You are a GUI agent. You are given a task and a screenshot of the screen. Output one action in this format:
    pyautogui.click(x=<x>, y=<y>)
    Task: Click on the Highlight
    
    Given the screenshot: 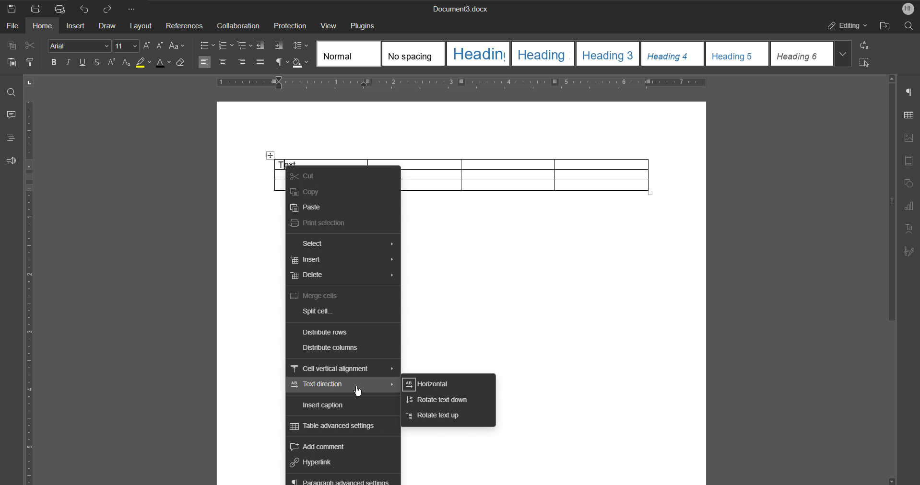 What is the action you would take?
    pyautogui.click(x=144, y=62)
    